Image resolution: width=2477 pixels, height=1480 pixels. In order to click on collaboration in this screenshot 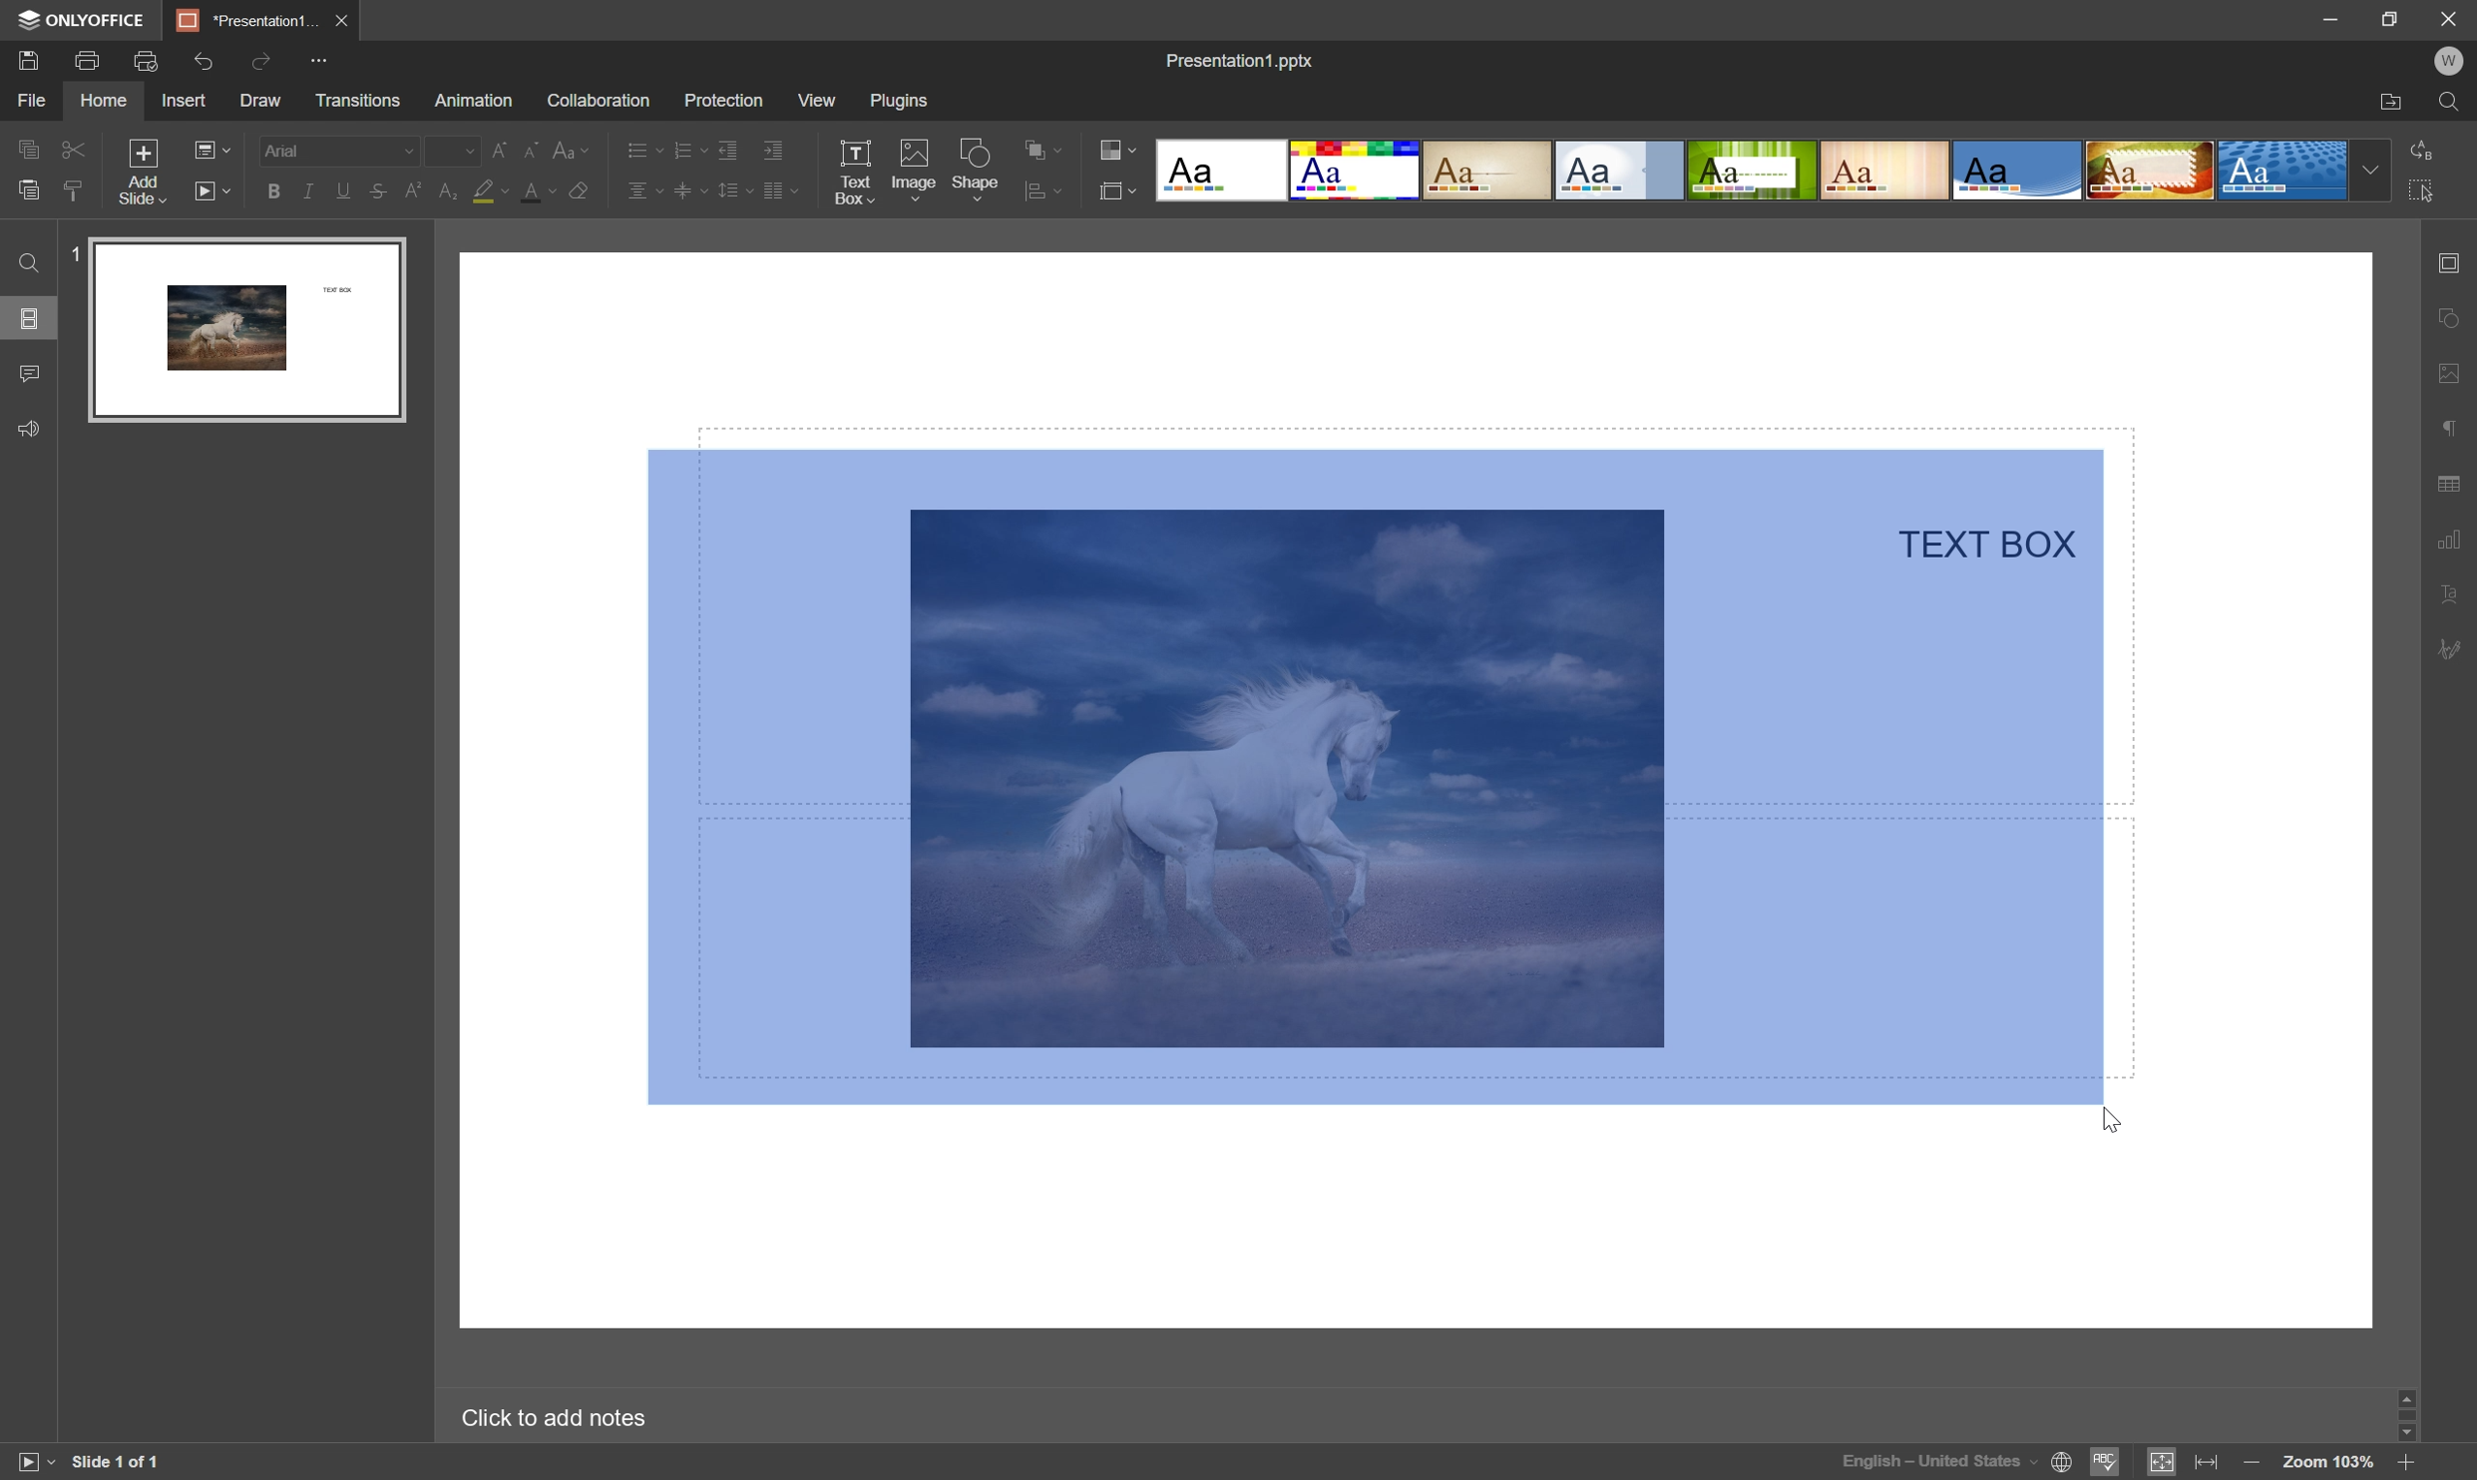, I will do `click(603, 102)`.